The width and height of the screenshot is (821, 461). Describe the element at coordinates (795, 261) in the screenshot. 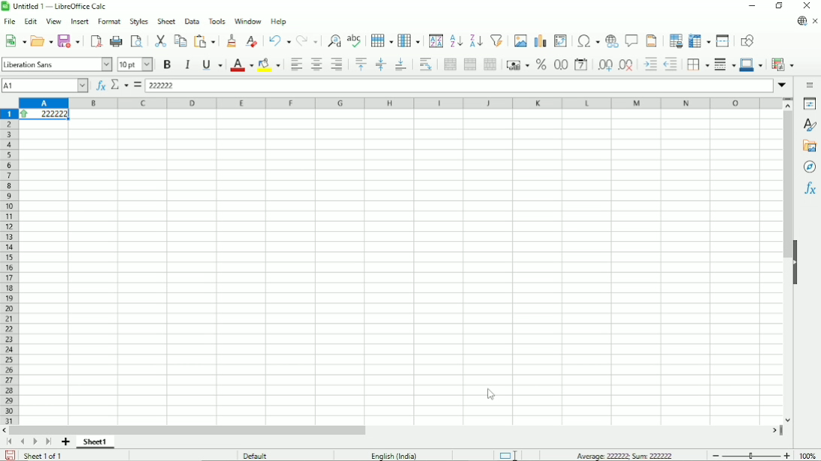

I see `Hide` at that location.